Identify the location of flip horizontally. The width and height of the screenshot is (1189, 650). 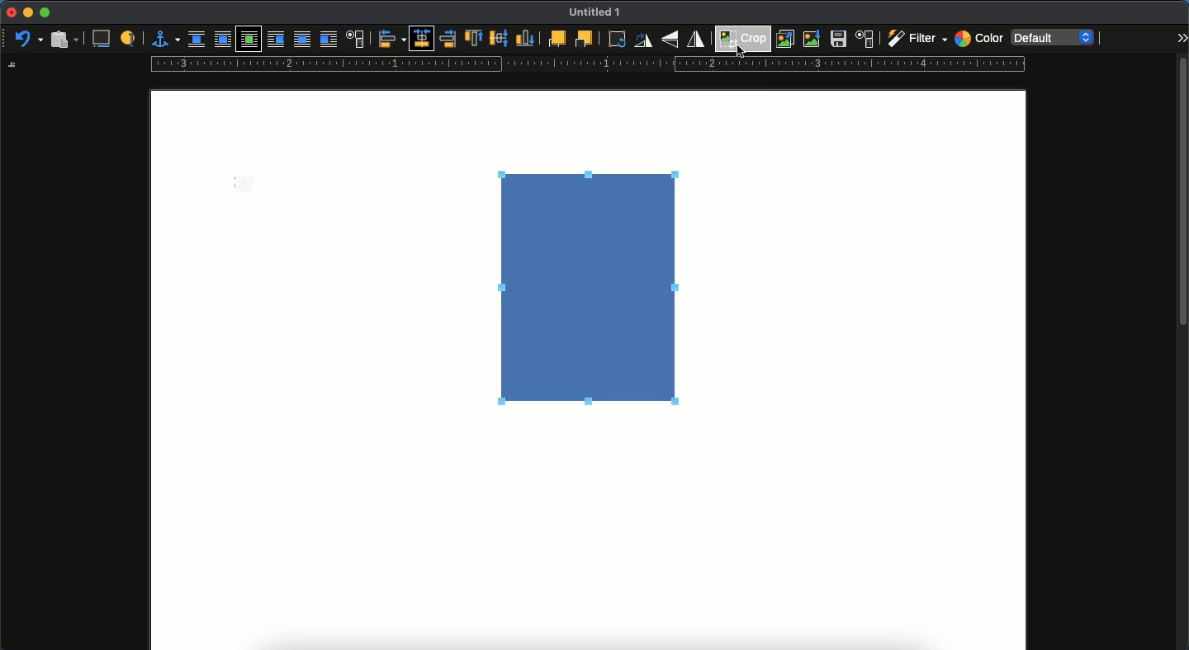
(697, 38).